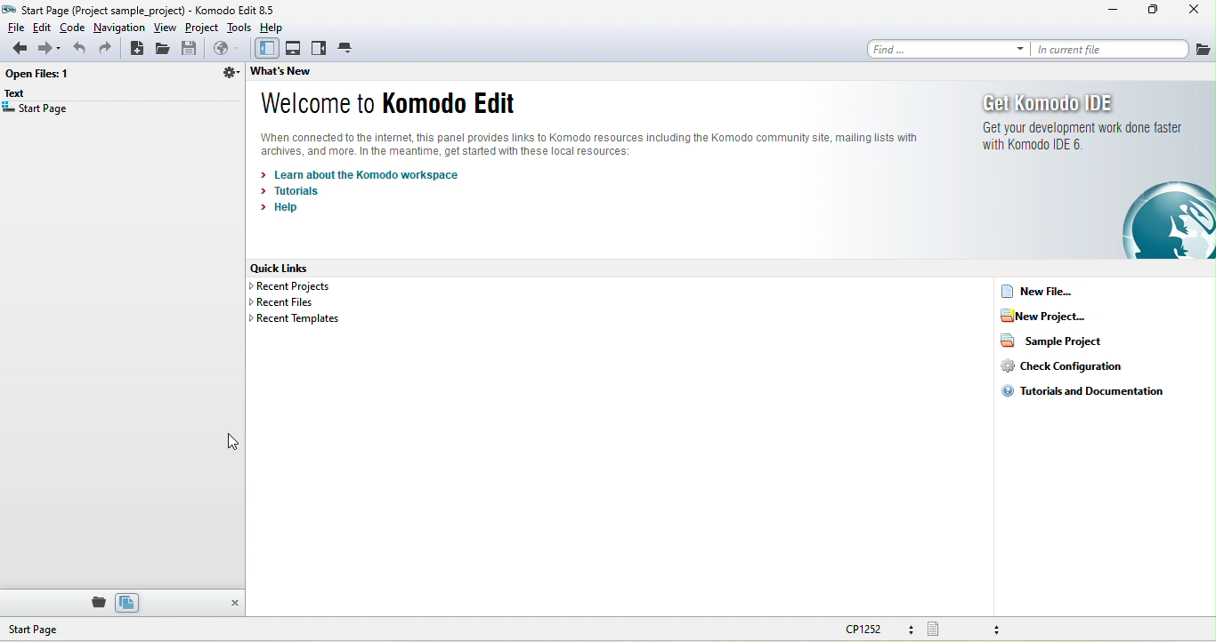 The image size is (1216, 642). What do you see at coordinates (66, 630) in the screenshot?
I see `start page` at bounding box center [66, 630].